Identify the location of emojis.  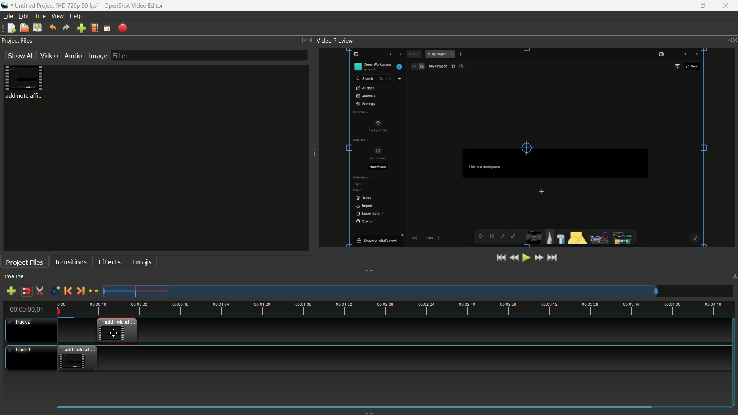
(141, 262).